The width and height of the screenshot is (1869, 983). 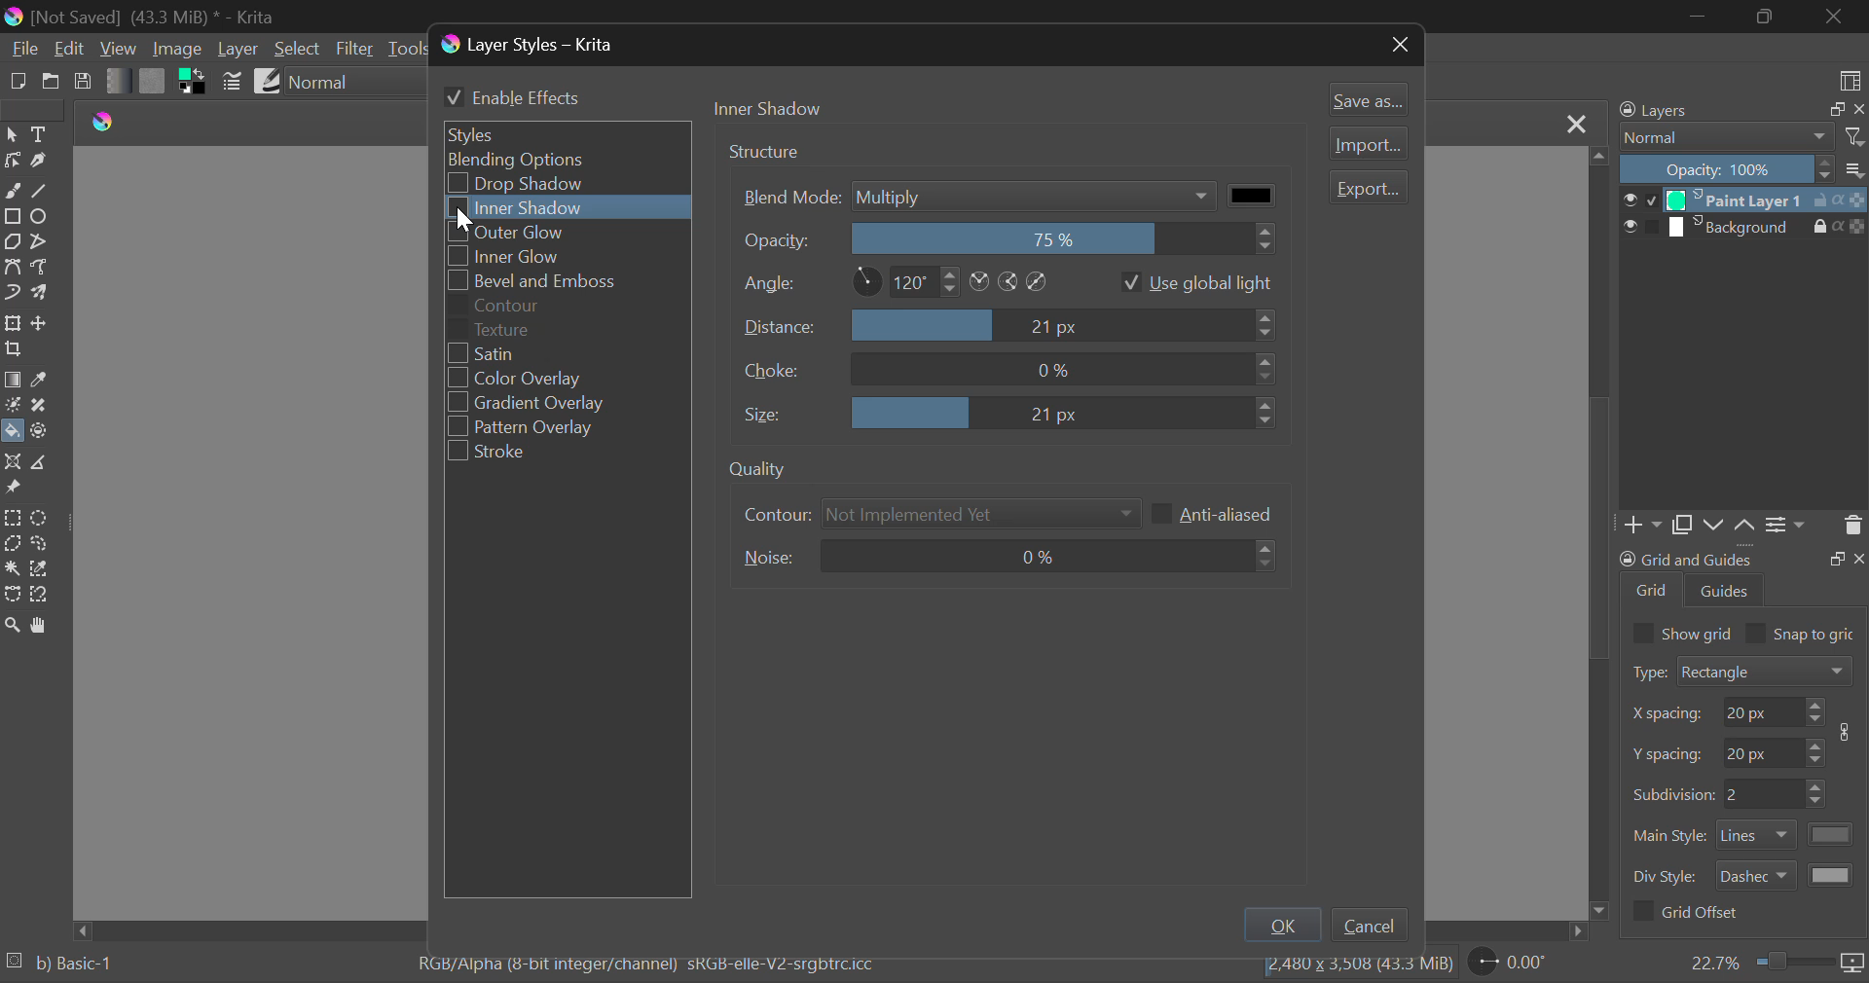 I want to click on Texture, so click(x=559, y=329).